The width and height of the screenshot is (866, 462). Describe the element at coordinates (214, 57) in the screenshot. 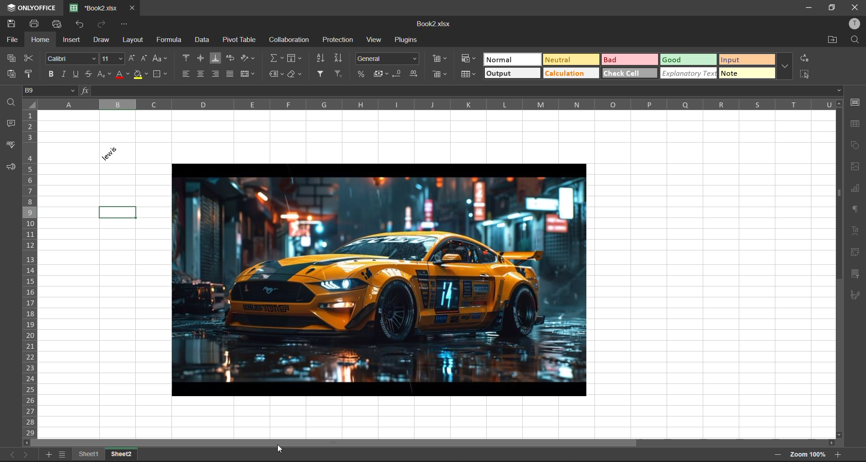

I see `align bottom` at that location.